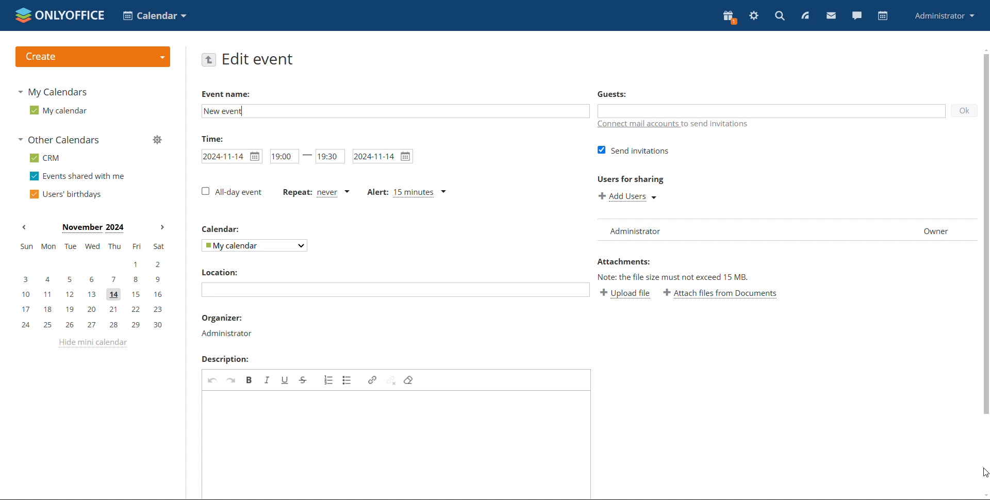 Image resolution: width=990 pixels, height=500 pixels. Describe the element at coordinates (721, 295) in the screenshot. I see `attach files from documents` at that location.